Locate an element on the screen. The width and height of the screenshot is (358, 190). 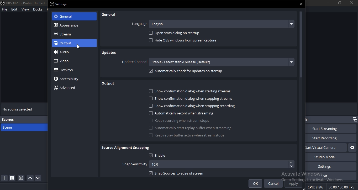
close is located at coordinates (352, 3).